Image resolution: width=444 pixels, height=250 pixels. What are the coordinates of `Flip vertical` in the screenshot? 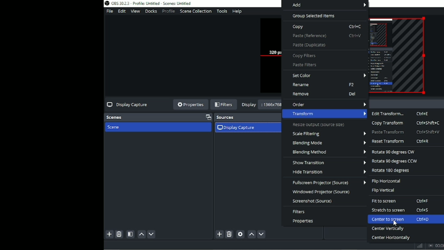 It's located at (384, 190).